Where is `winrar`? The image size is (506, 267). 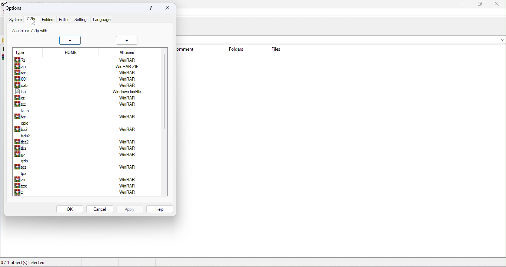
winrar is located at coordinates (130, 142).